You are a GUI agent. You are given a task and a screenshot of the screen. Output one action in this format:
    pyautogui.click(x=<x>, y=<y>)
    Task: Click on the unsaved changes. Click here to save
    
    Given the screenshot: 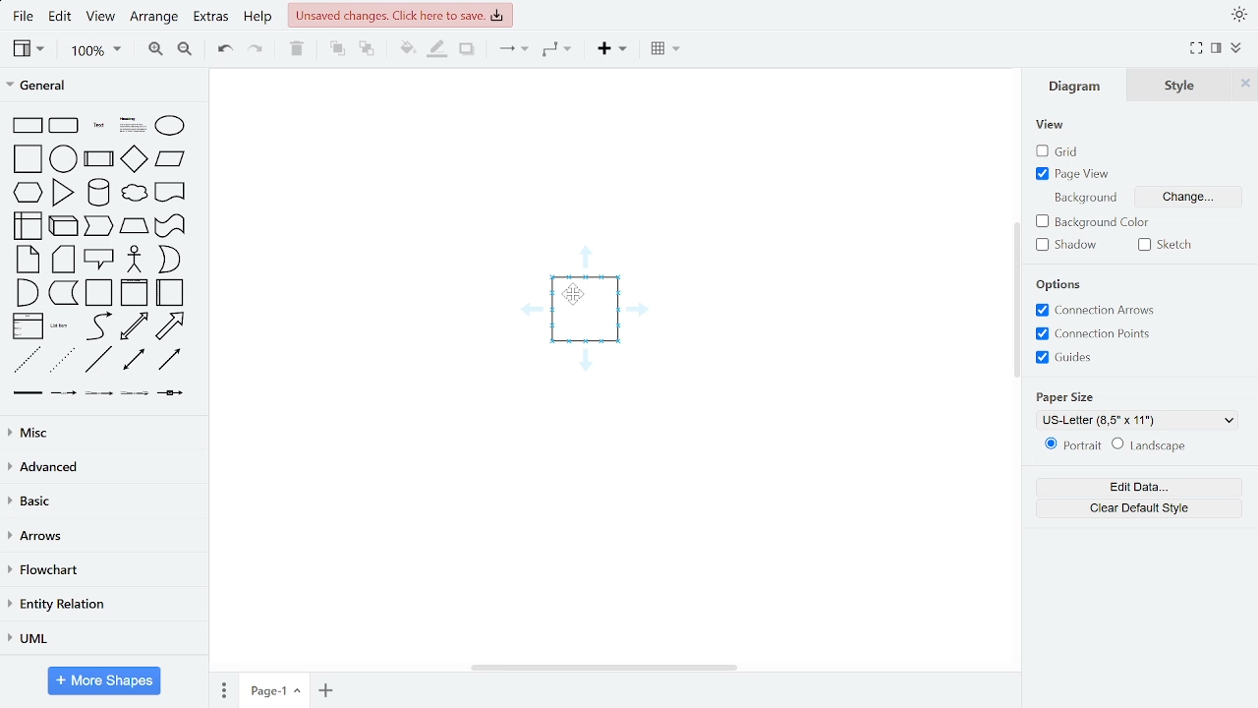 What is the action you would take?
    pyautogui.click(x=403, y=16)
    